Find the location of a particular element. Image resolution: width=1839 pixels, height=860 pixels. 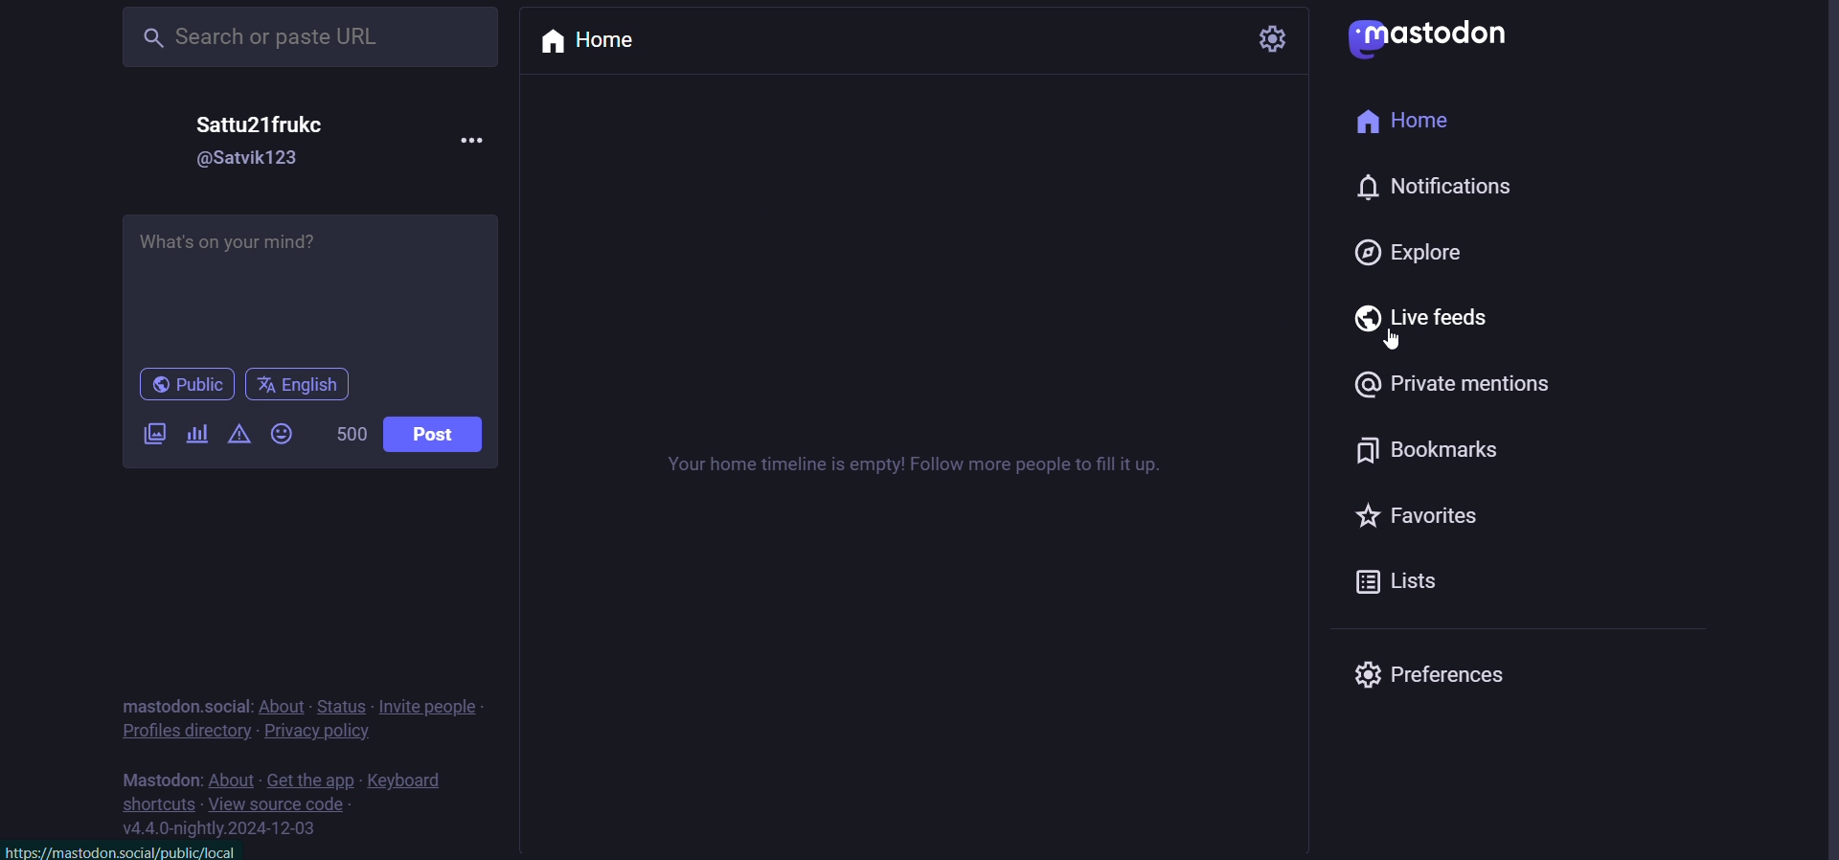

poll is located at coordinates (196, 435).